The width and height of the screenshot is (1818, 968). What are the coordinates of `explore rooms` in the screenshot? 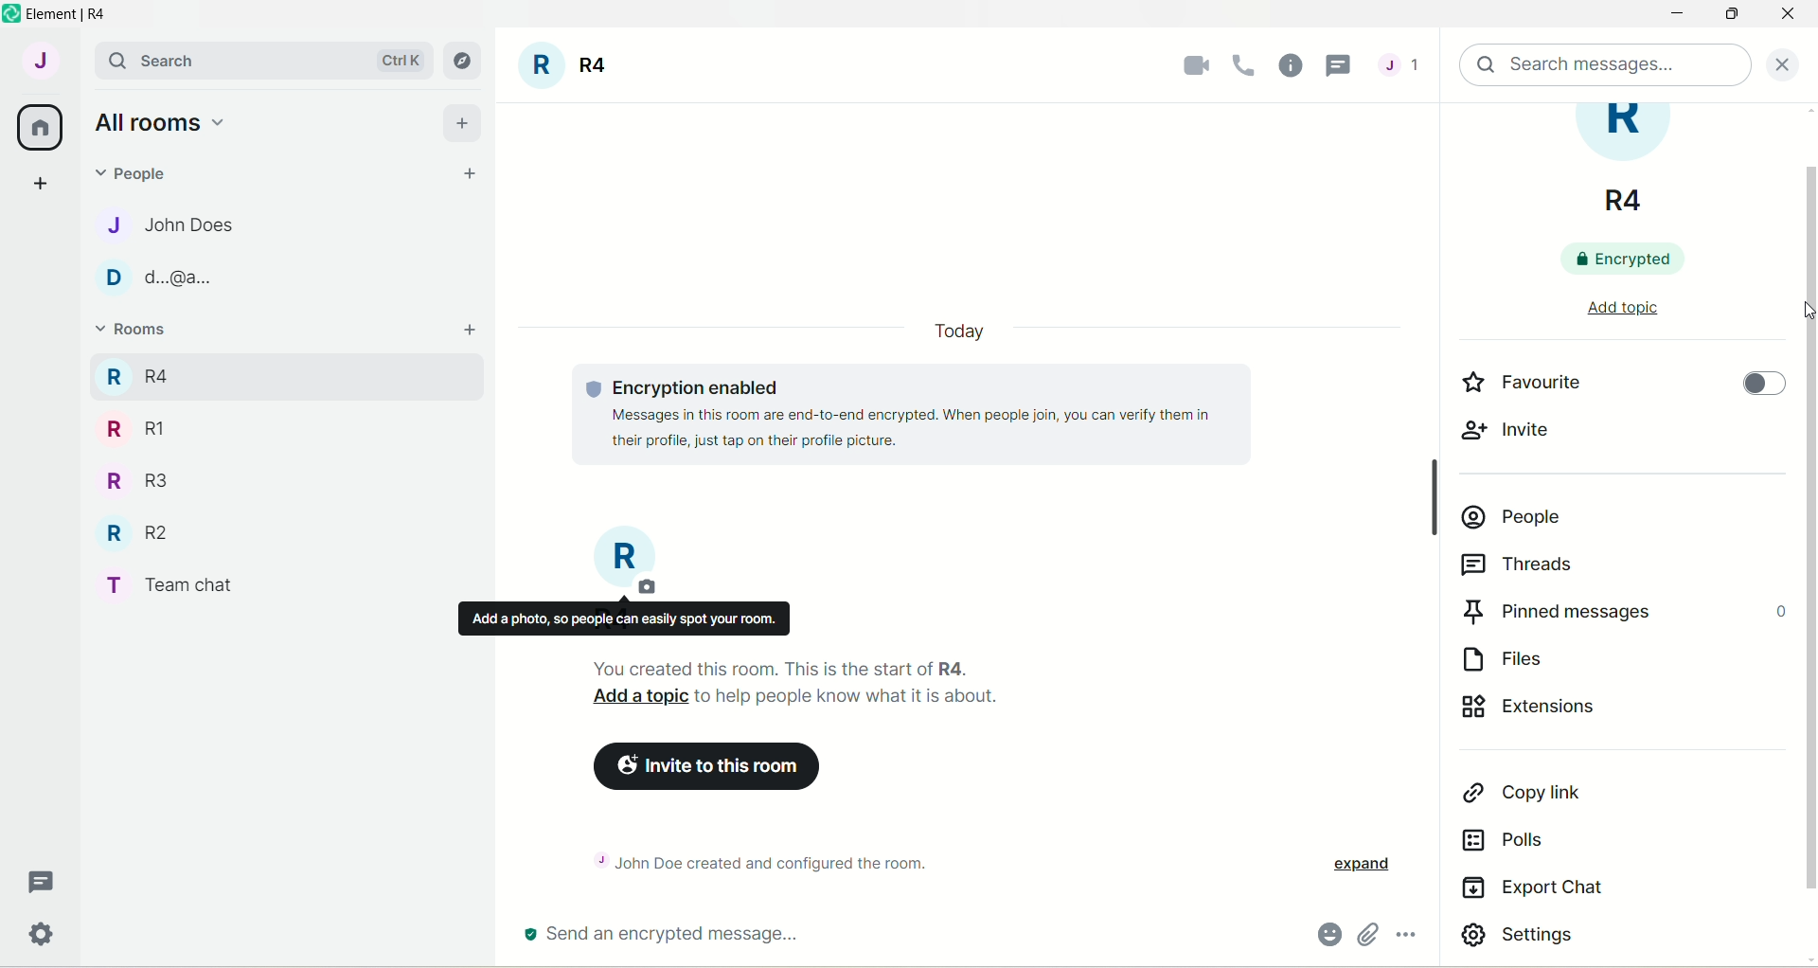 It's located at (464, 61).